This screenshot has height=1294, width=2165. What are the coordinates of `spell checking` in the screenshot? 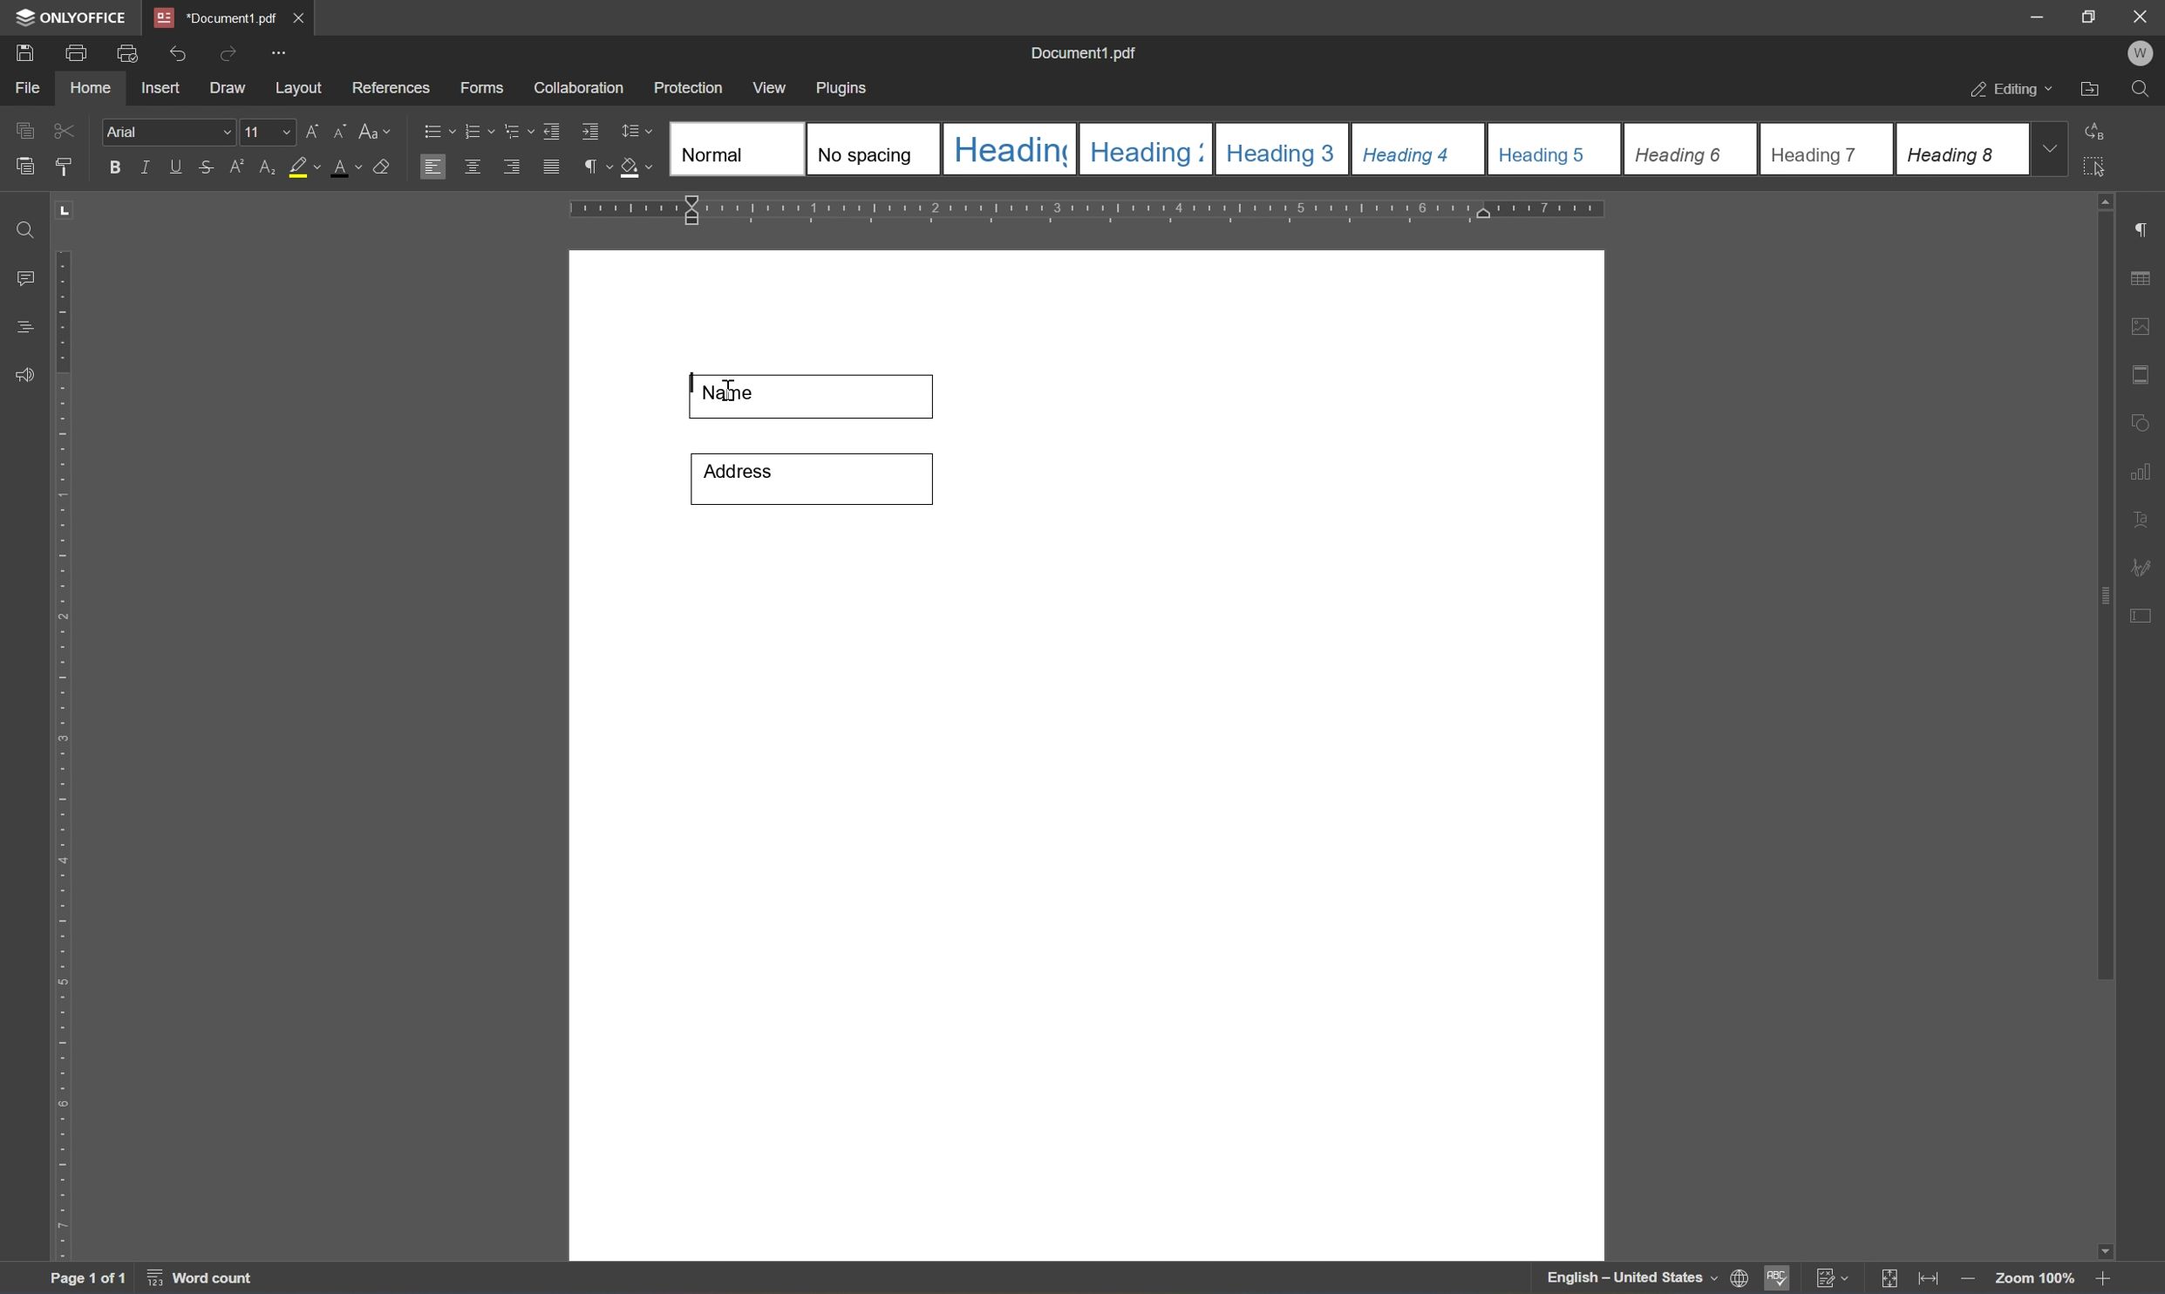 It's located at (1778, 1281).